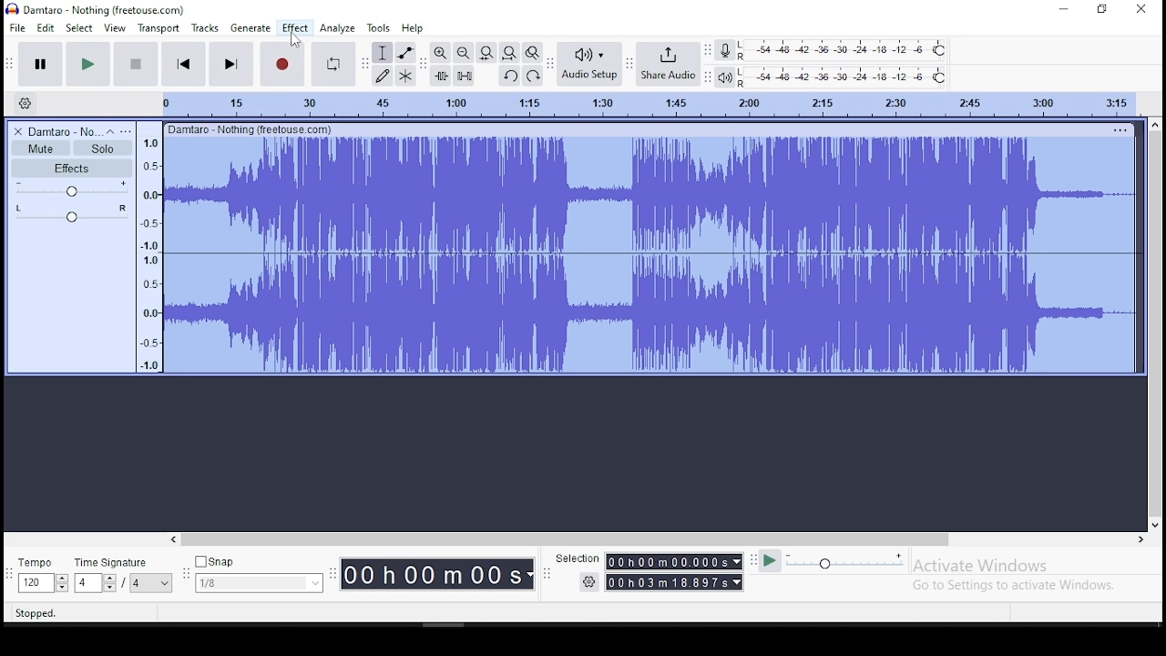 The image size is (1166, 656). I want to click on click and drag to select audio, so click(232, 614).